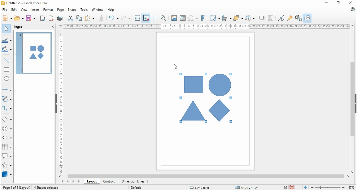 The image size is (357, 190). Describe the element at coordinates (7, 40) in the screenshot. I see `line color` at that location.